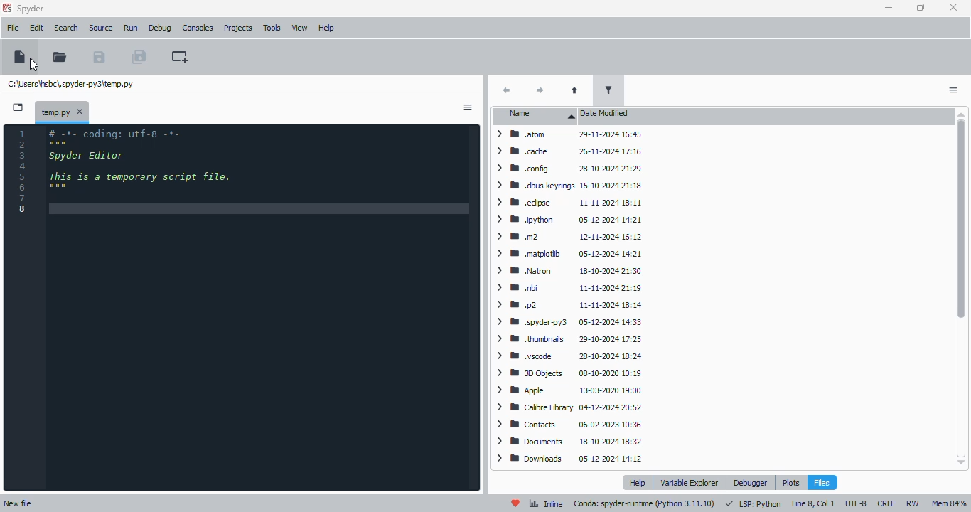 The height and width of the screenshot is (512, 971). I want to click on tools, so click(272, 28).